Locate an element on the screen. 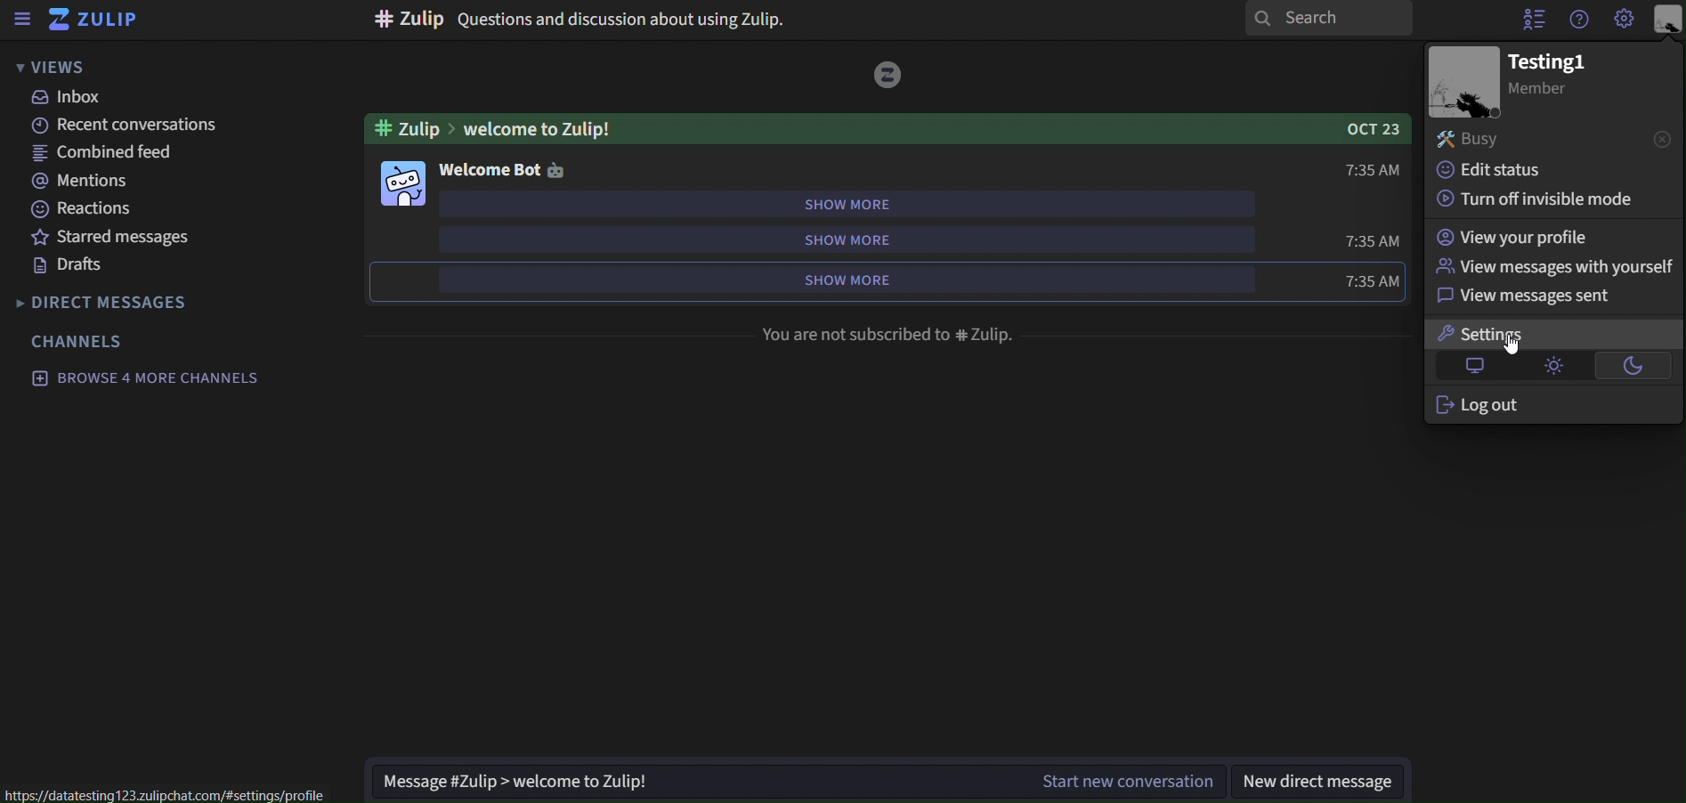  browse 4 more channels is located at coordinates (145, 377).